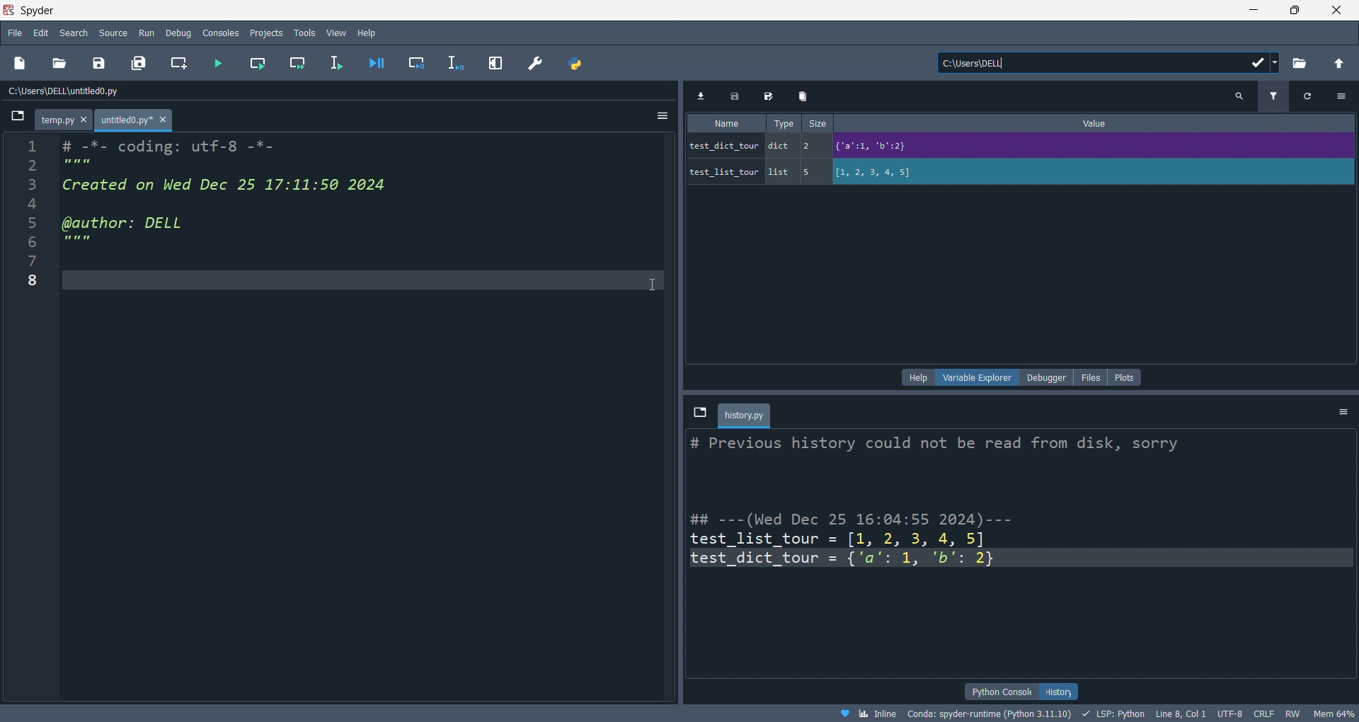 This screenshot has width=1359, height=722. Describe the element at coordinates (265, 31) in the screenshot. I see `projects` at that location.